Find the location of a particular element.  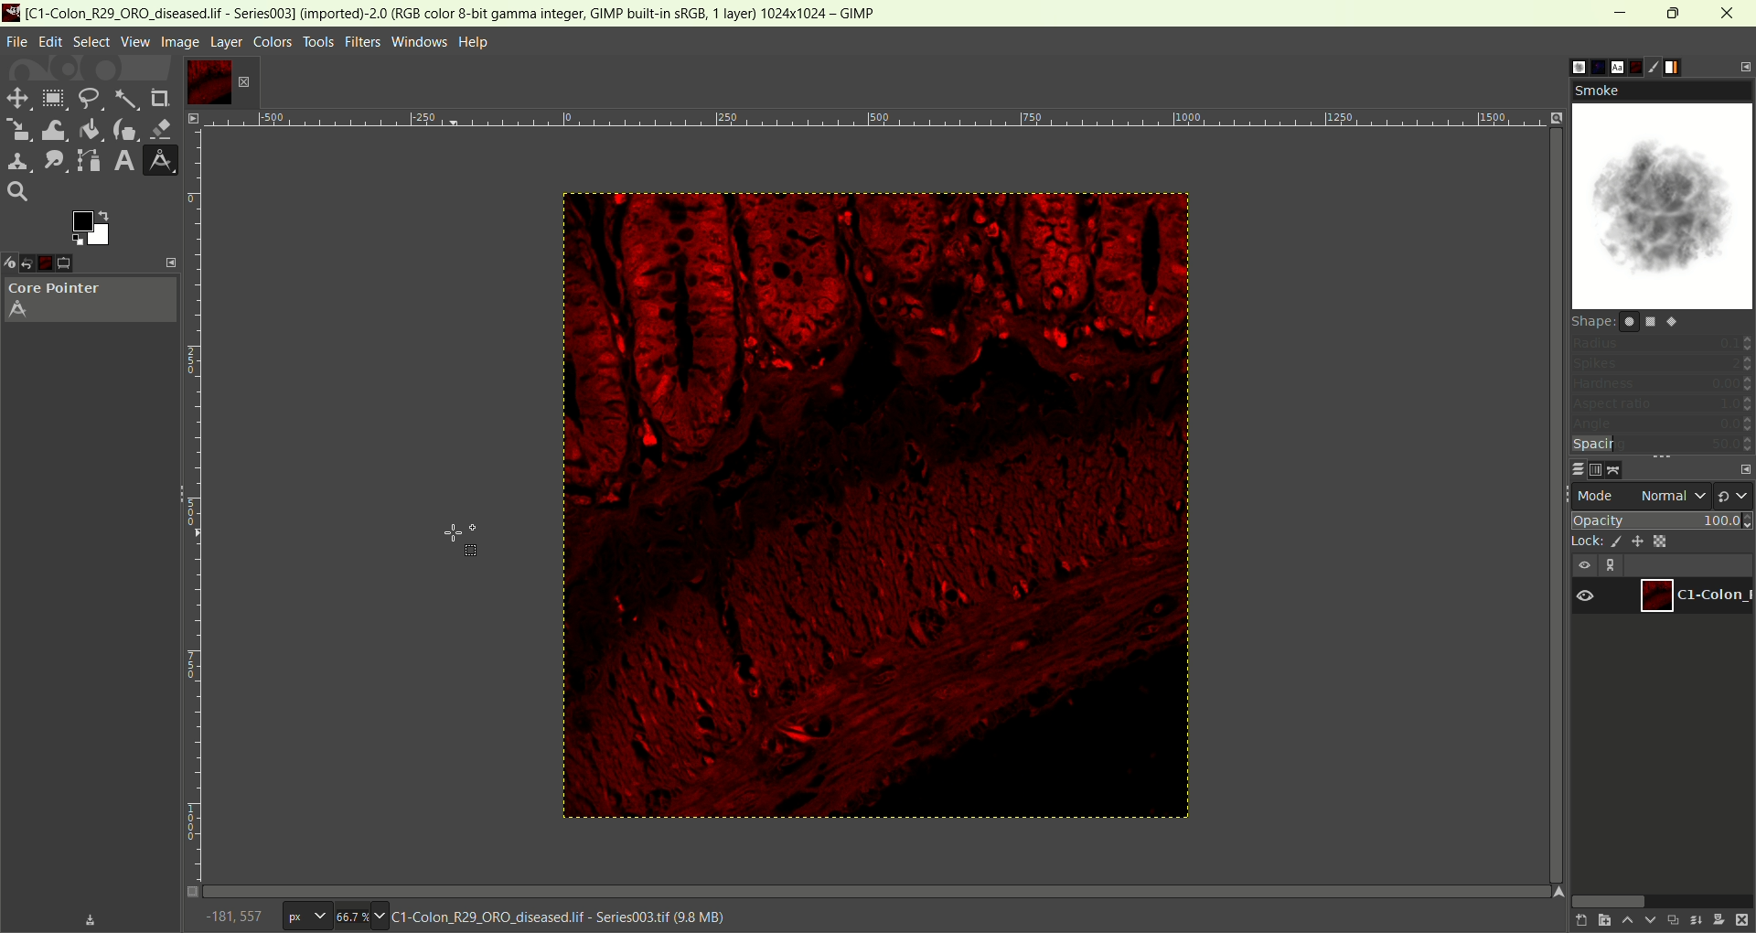

angle is located at coordinates (1662, 425).